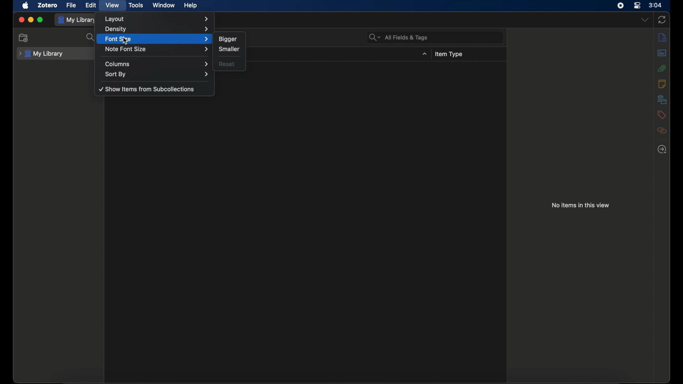 This screenshot has height=384, width=683. Describe the element at coordinates (662, 53) in the screenshot. I see `abstract` at that location.